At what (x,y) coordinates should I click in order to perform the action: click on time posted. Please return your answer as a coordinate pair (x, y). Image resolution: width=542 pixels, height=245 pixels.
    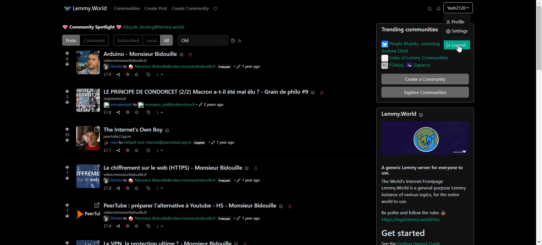
    Looking at the image, I should click on (213, 105).